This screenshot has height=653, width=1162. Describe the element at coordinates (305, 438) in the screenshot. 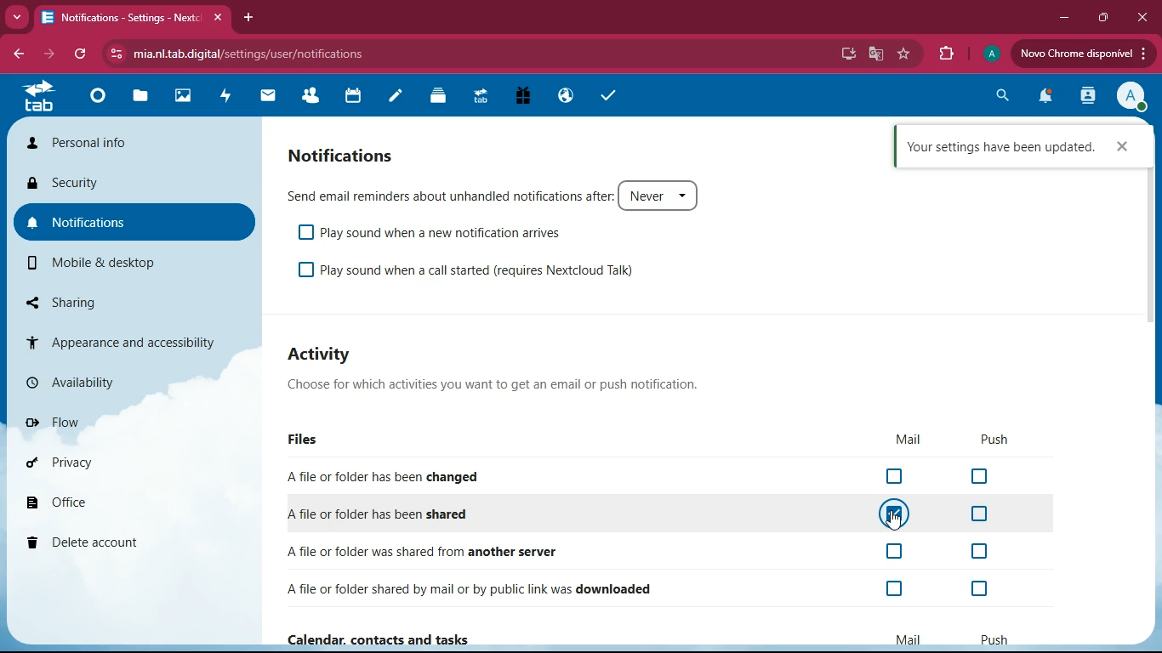

I see `files` at that location.